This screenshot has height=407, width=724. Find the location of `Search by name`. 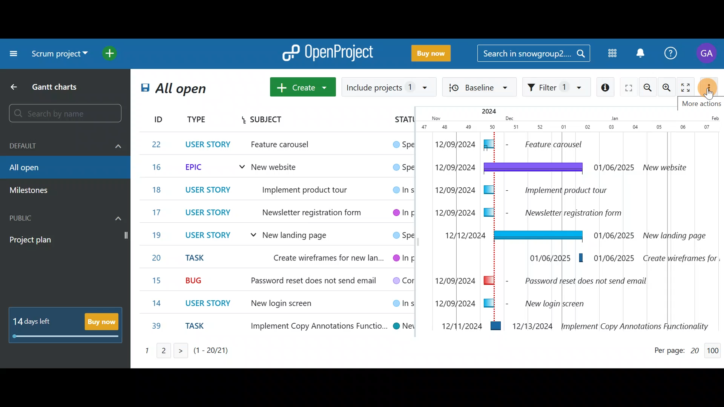

Search by name is located at coordinates (67, 114).